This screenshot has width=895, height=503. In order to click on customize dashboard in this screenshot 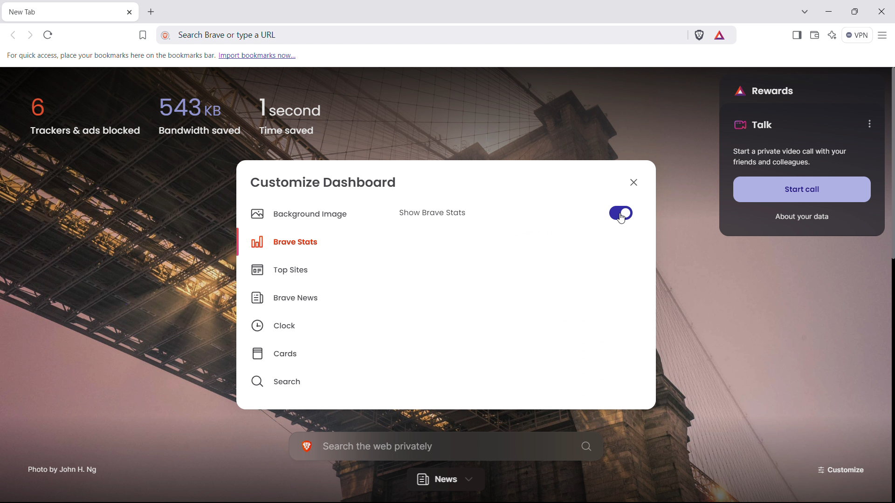, I will do `click(324, 182)`.